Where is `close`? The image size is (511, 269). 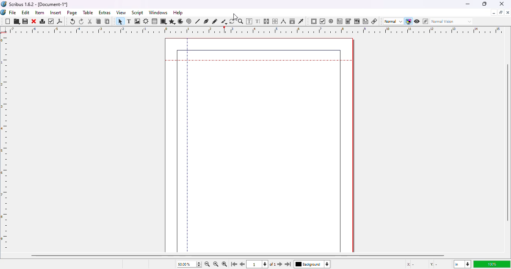 close is located at coordinates (34, 21).